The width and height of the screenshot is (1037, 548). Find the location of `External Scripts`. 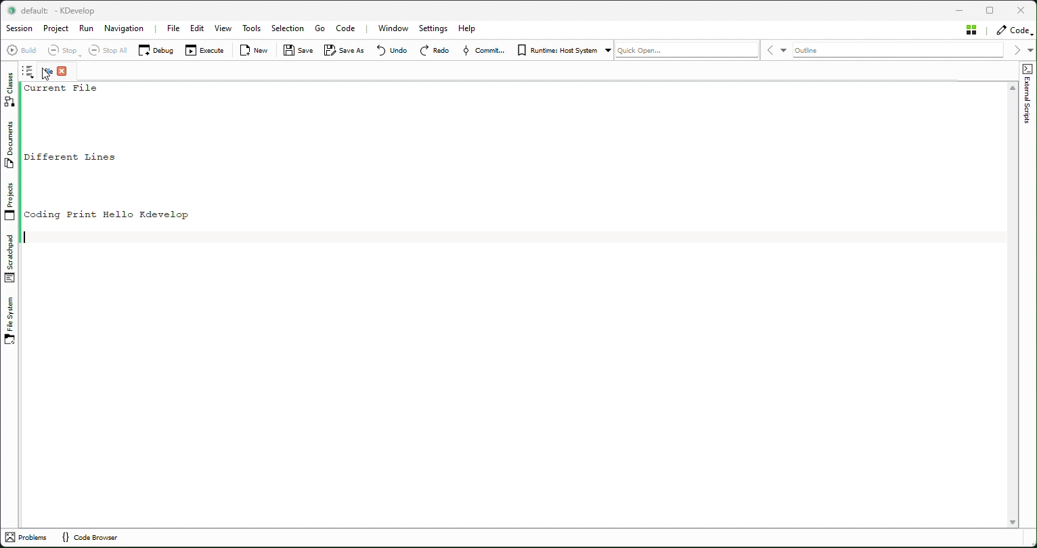

External Scripts is located at coordinates (1029, 122).